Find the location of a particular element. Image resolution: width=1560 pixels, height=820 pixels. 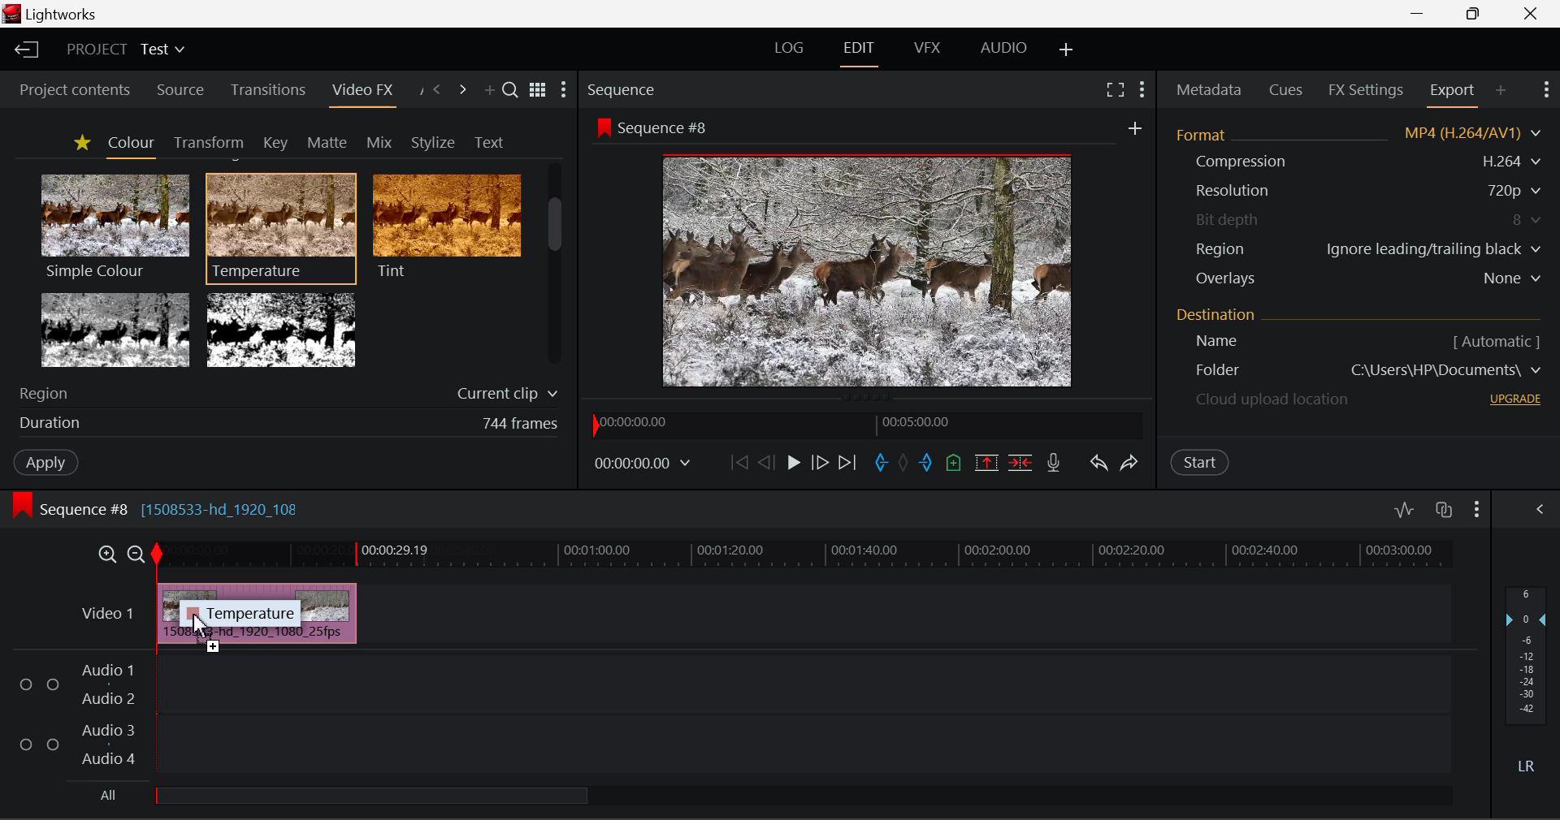

Add Panel is located at coordinates (1500, 95).